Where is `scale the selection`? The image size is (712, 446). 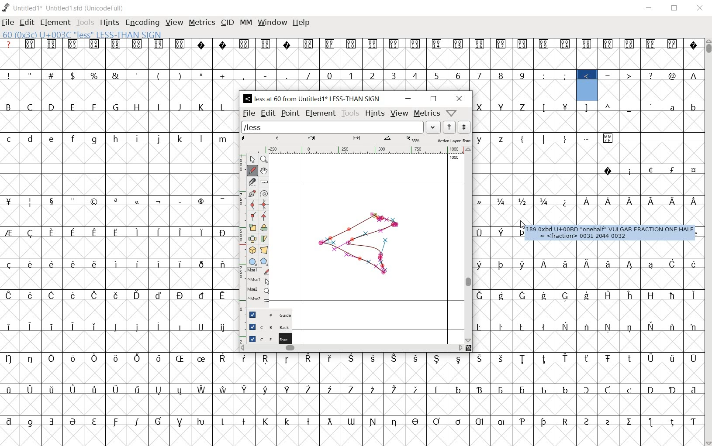
scale the selection is located at coordinates (252, 226).